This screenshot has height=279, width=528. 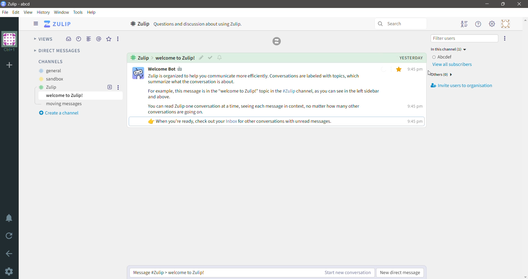 What do you see at coordinates (109, 39) in the screenshot?
I see `Starred messages` at bounding box center [109, 39].